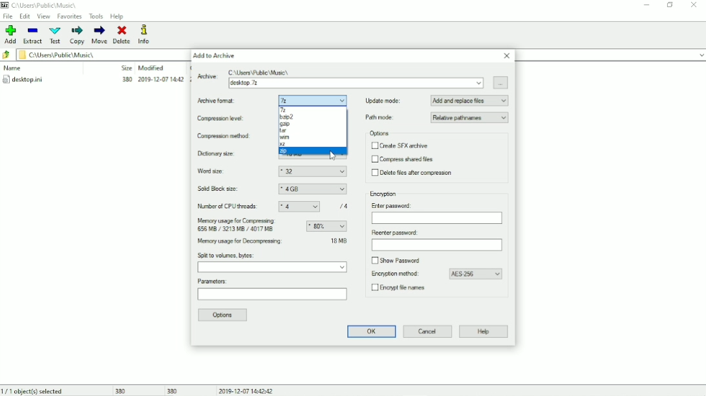  I want to click on Encryption, so click(385, 194).